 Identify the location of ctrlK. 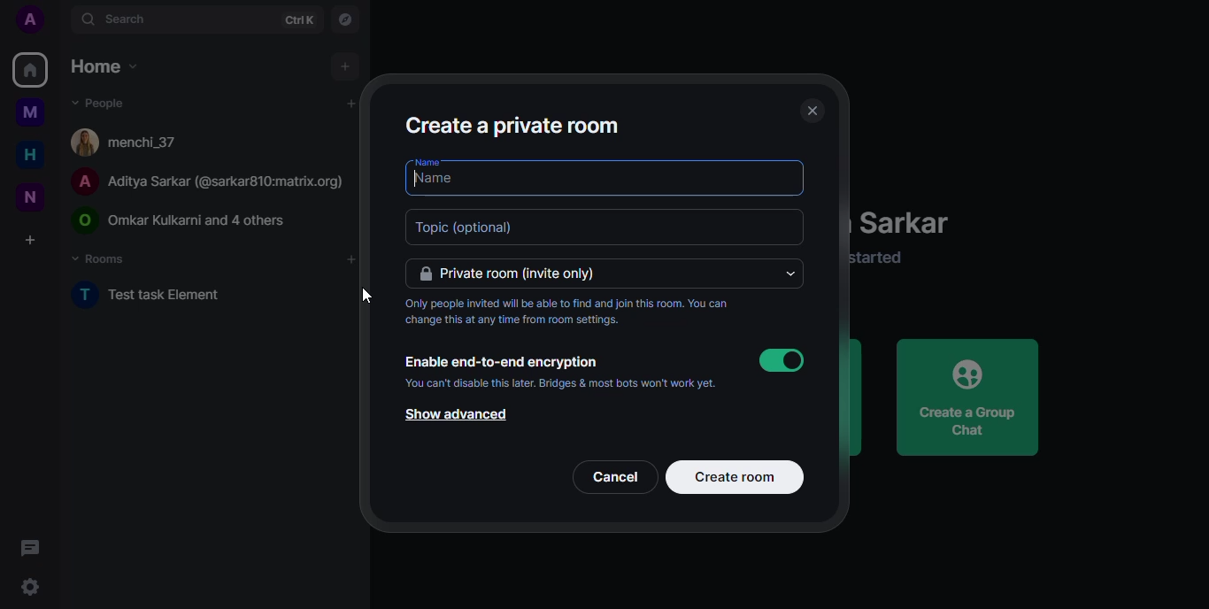
(300, 19).